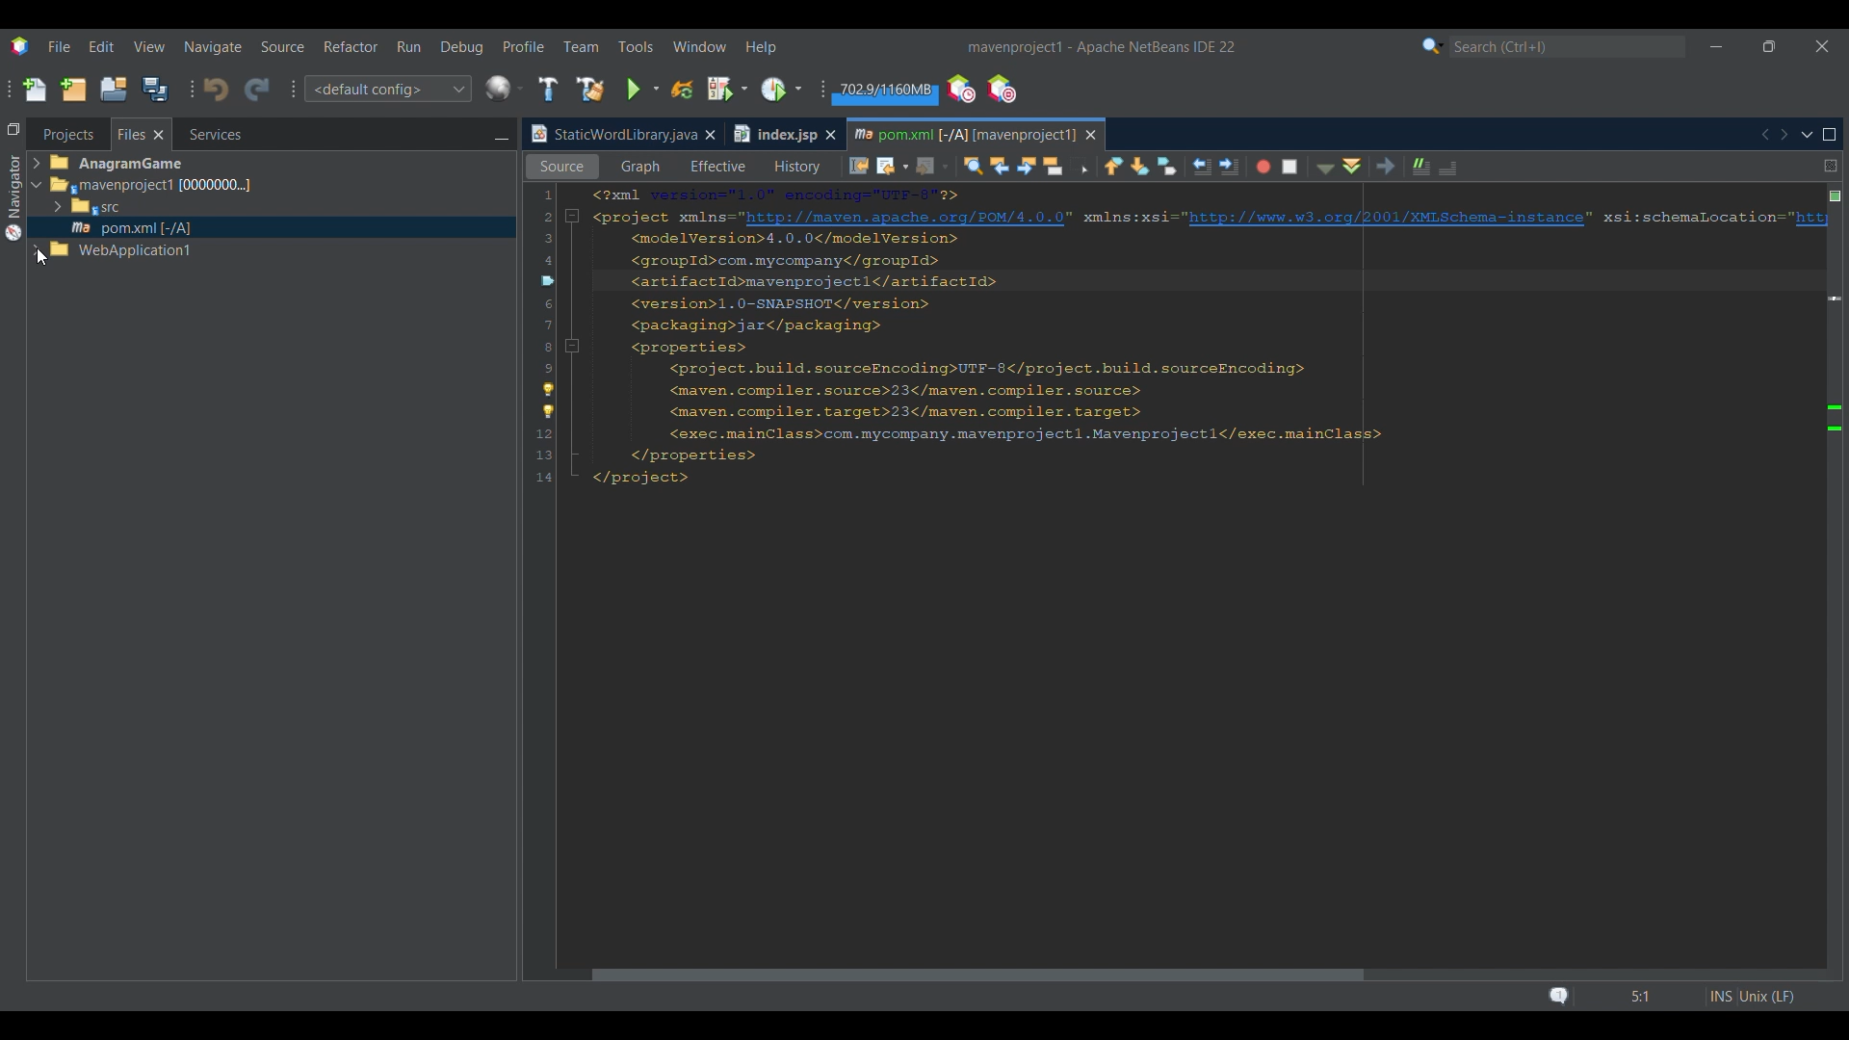 This screenshot has height=1040, width=1849. Describe the element at coordinates (73, 89) in the screenshot. I see `New project` at that location.